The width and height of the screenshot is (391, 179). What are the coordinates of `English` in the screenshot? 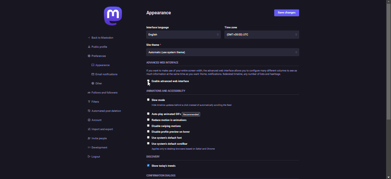 It's located at (179, 35).